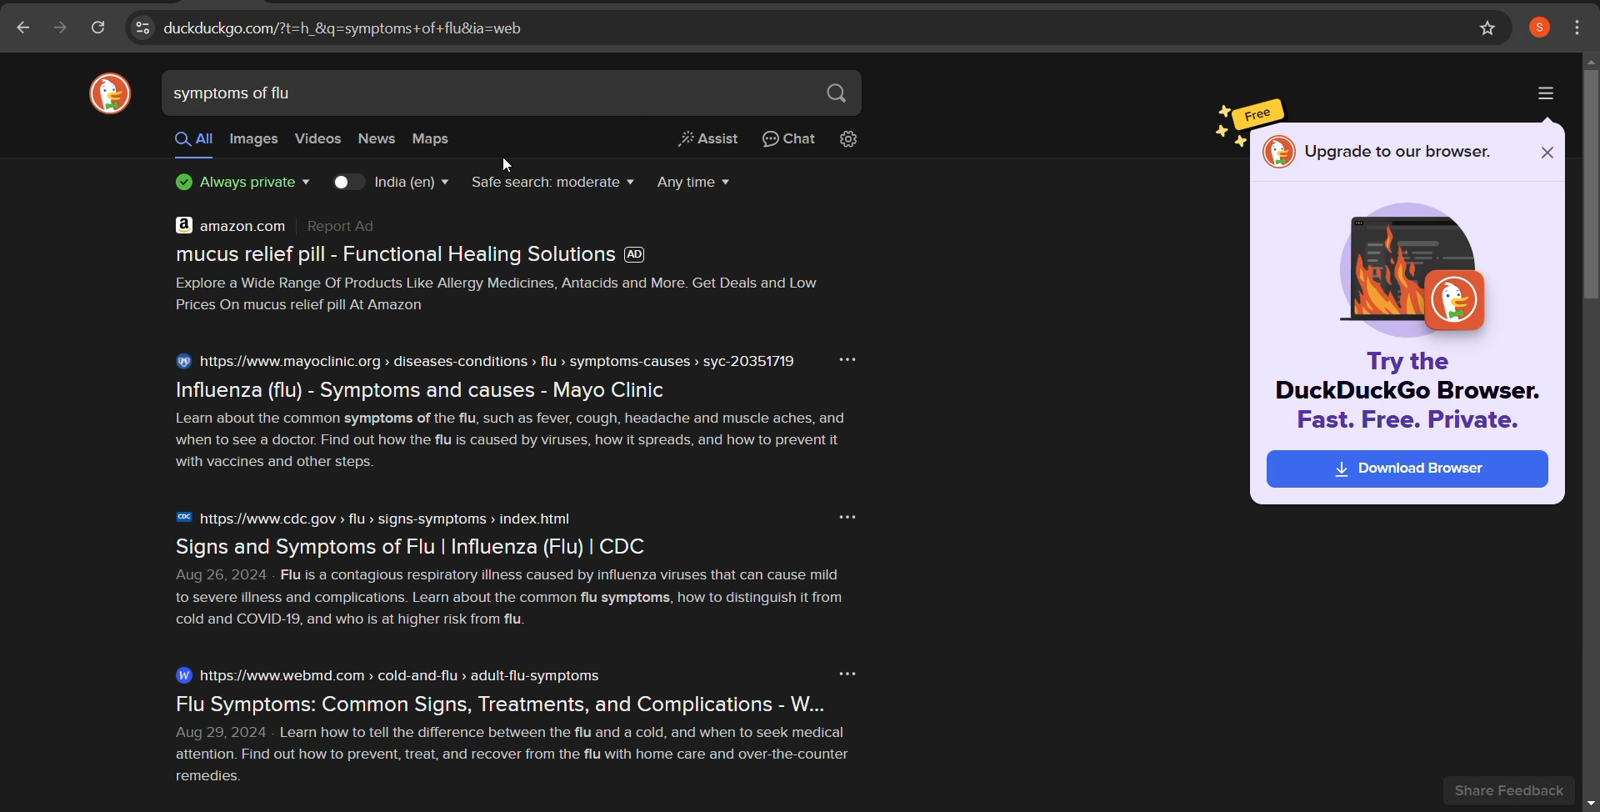 The width and height of the screenshot is (1600, 812). Describe the element at coordinates (852, 358) in the screenshot. I see `more option` at that location.